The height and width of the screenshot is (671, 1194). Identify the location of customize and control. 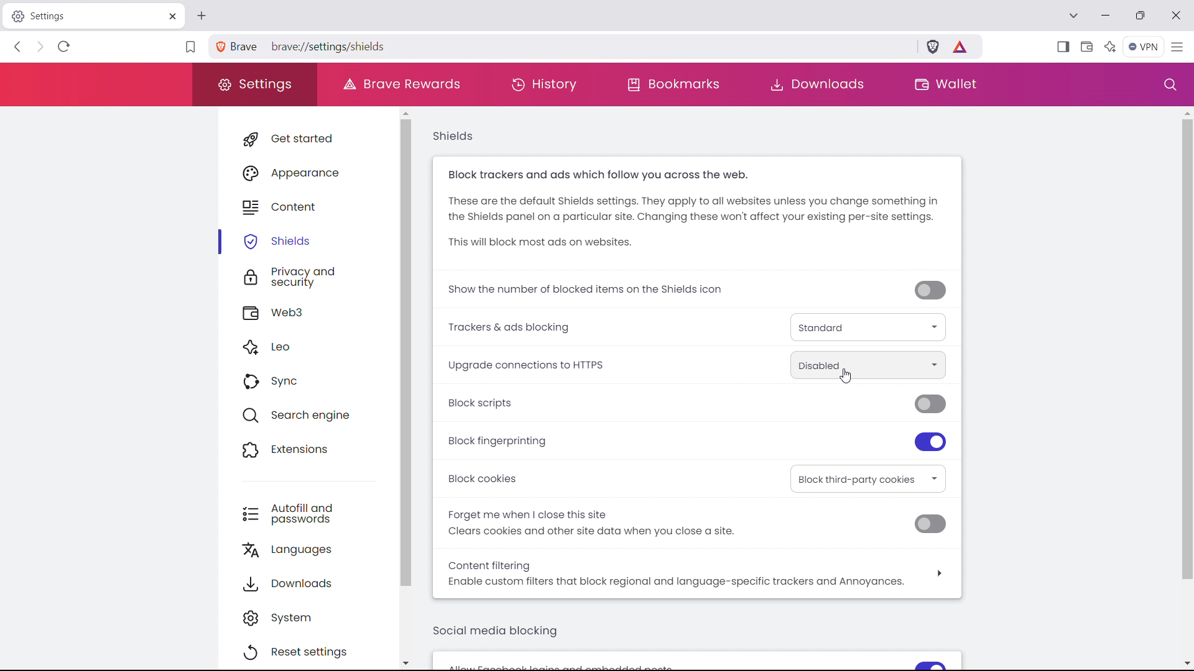
(1178, 48).